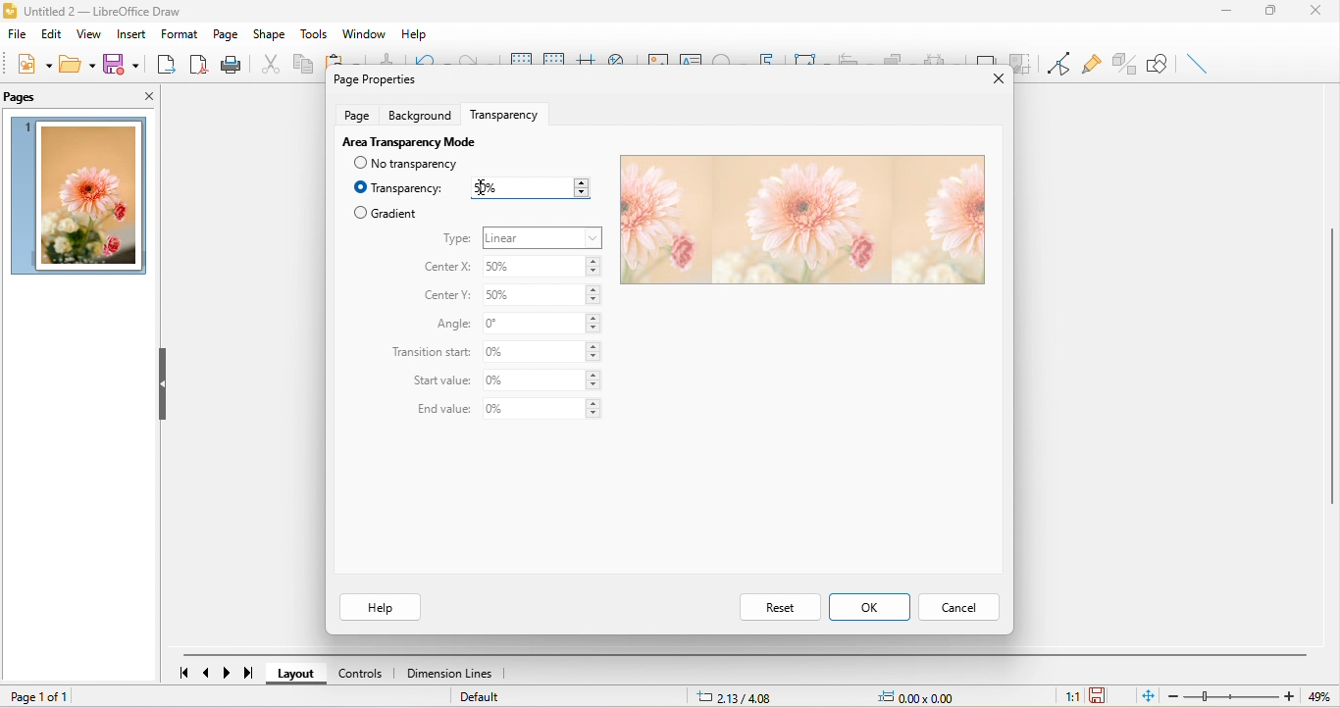 This screenshot has width=1340, height=708. What do you see at coordinates (120, 63) in the screenshot?
I see `save` at bounding box center [120, 63].